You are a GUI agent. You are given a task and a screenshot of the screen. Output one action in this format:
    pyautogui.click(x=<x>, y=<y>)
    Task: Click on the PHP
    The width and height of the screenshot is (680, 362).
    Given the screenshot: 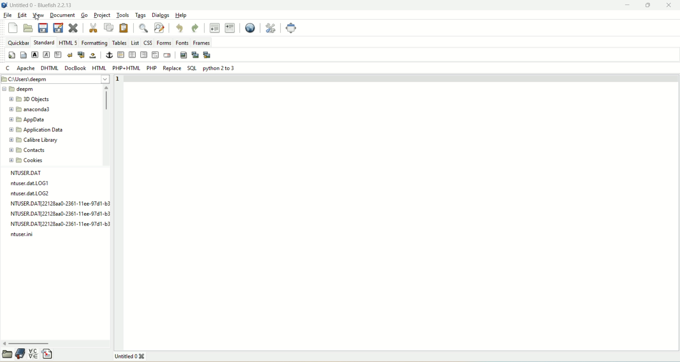 What is the action you would take?
    pyautogui.click(x=152, y=68)
    